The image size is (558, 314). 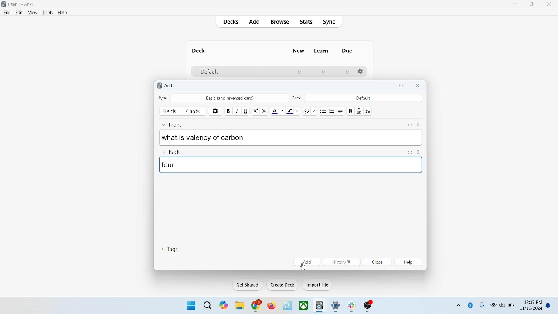 I want to click on close, so click(x=378, y=263).